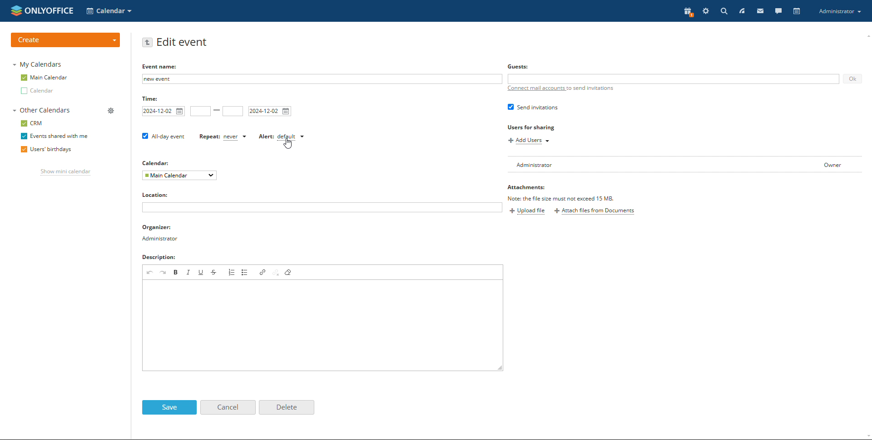 The image size is (872, 440). What do you see at coordinates (797, 11) in the screenshot?
I see `calendar` at bounding box center [797, 11].